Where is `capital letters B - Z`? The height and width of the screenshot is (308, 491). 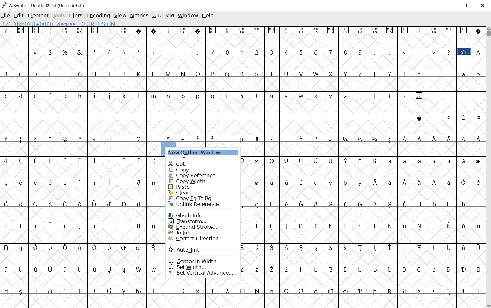
capital letters B - Z is located at coordinates (185, 74).